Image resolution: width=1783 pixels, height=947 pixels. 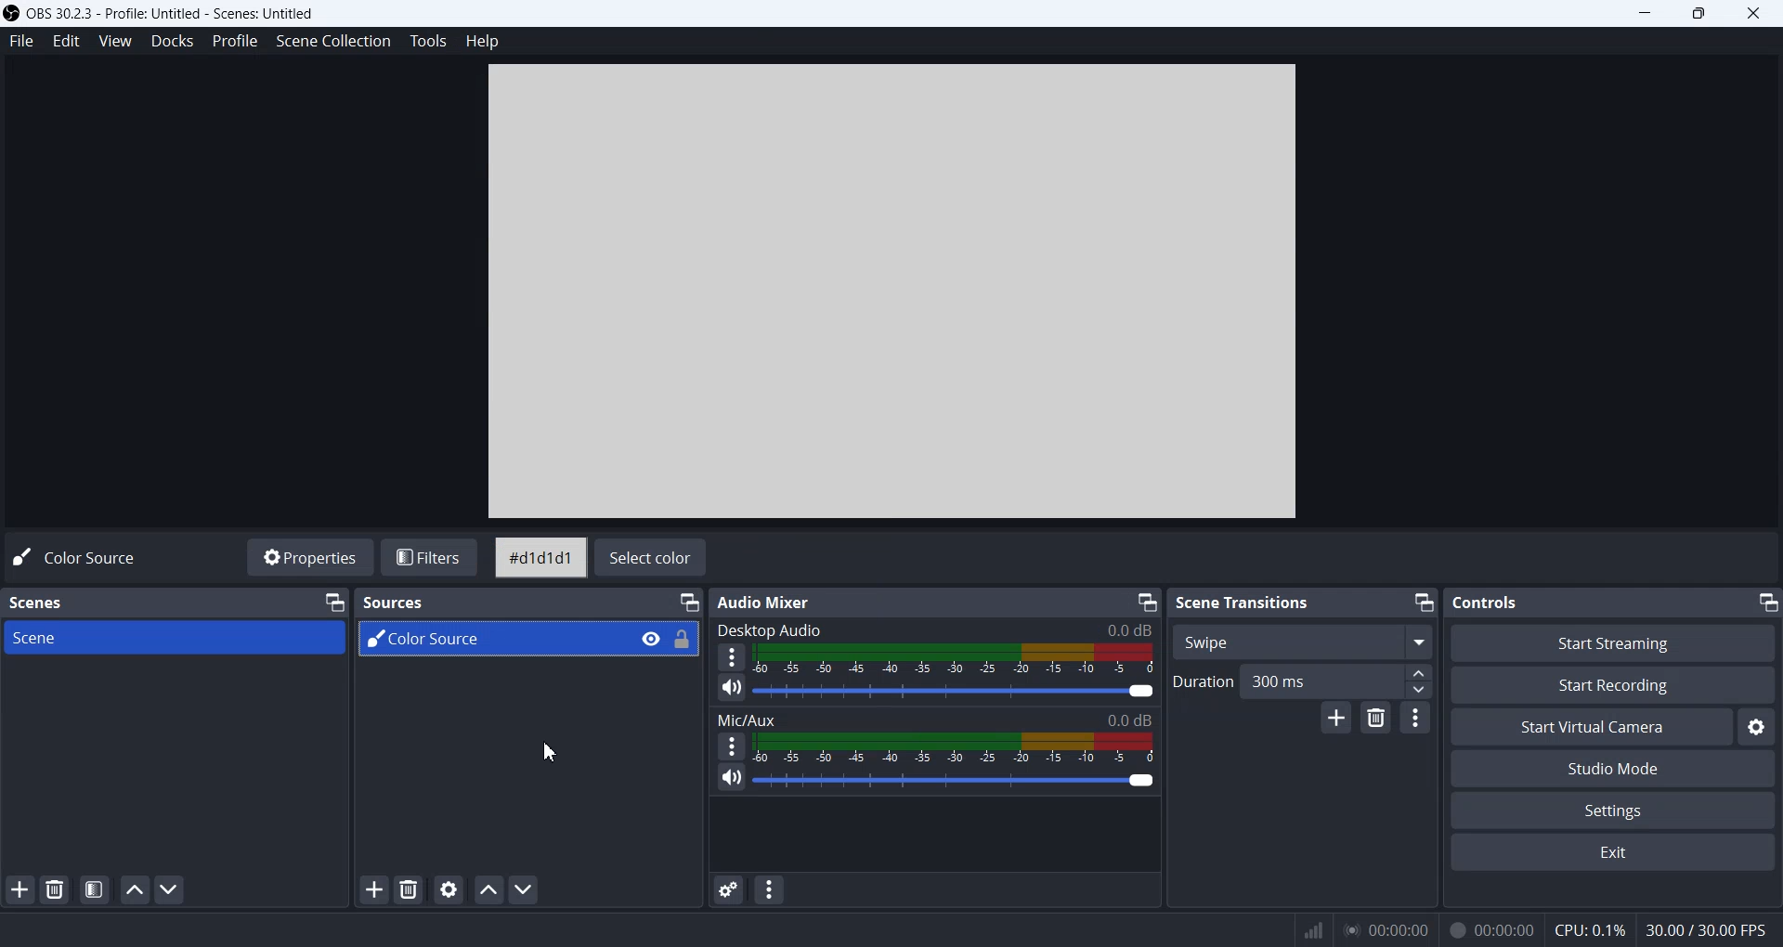 What do you see at coordinates (488, 889) in the screenshot?
I see `Move source Up` at bounding box center [488, 889].